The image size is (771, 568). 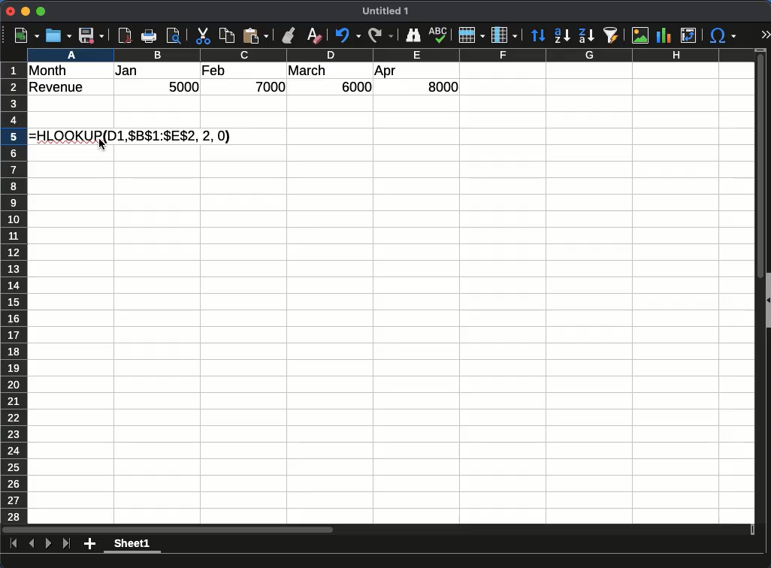 I want to click on clone formatting, so click(x=288, y=35).